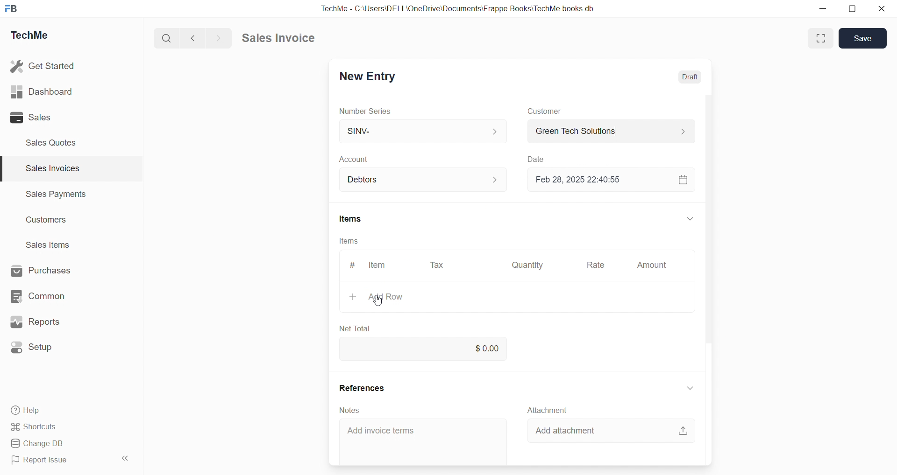  Describe the element at coordinates (191, 38) in the screenshot. I see `back` at that location.